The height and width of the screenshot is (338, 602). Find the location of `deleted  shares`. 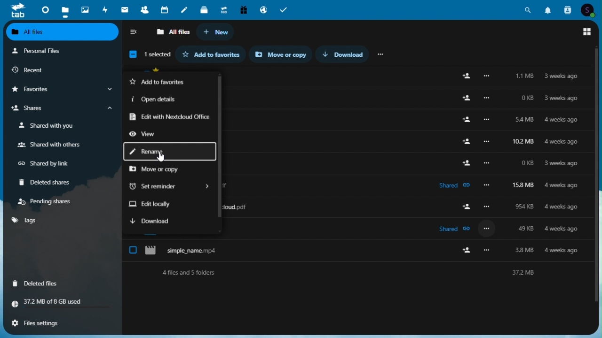

deleted  shares is located at coordinates (48, 183).